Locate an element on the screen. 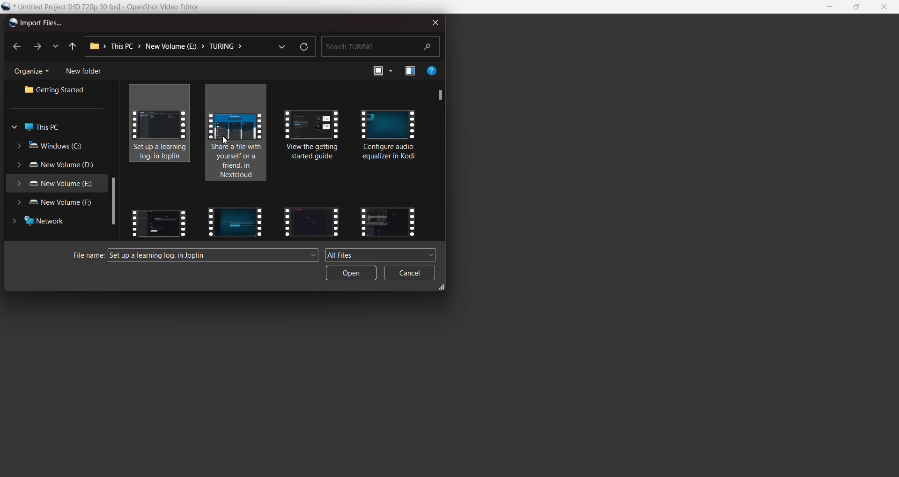 The width and height of the screenshot is (899, 477). expand is located at coordinates (442, 289).